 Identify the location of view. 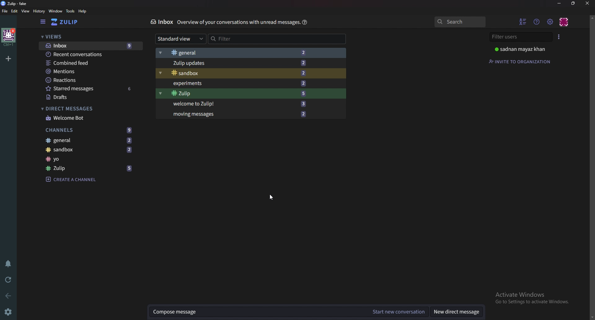
(26, 11).